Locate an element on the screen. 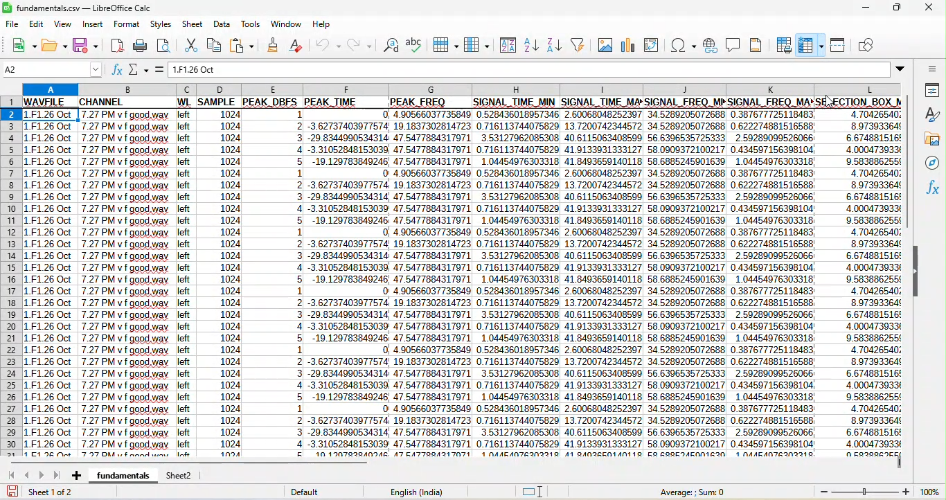 The image size is (946, 500). zoom is located at coordinates (876, 492).